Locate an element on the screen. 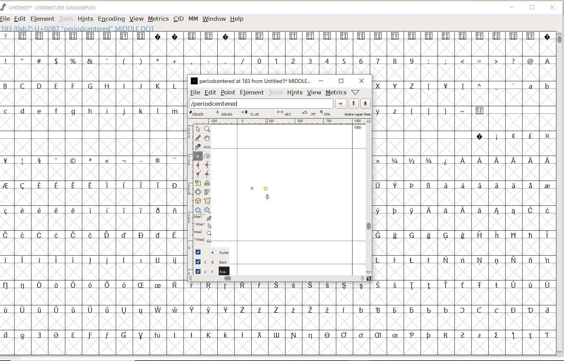 The height and width of the screenshot is (361, 564). Rotate the selection is located at coordinates (207, 183).